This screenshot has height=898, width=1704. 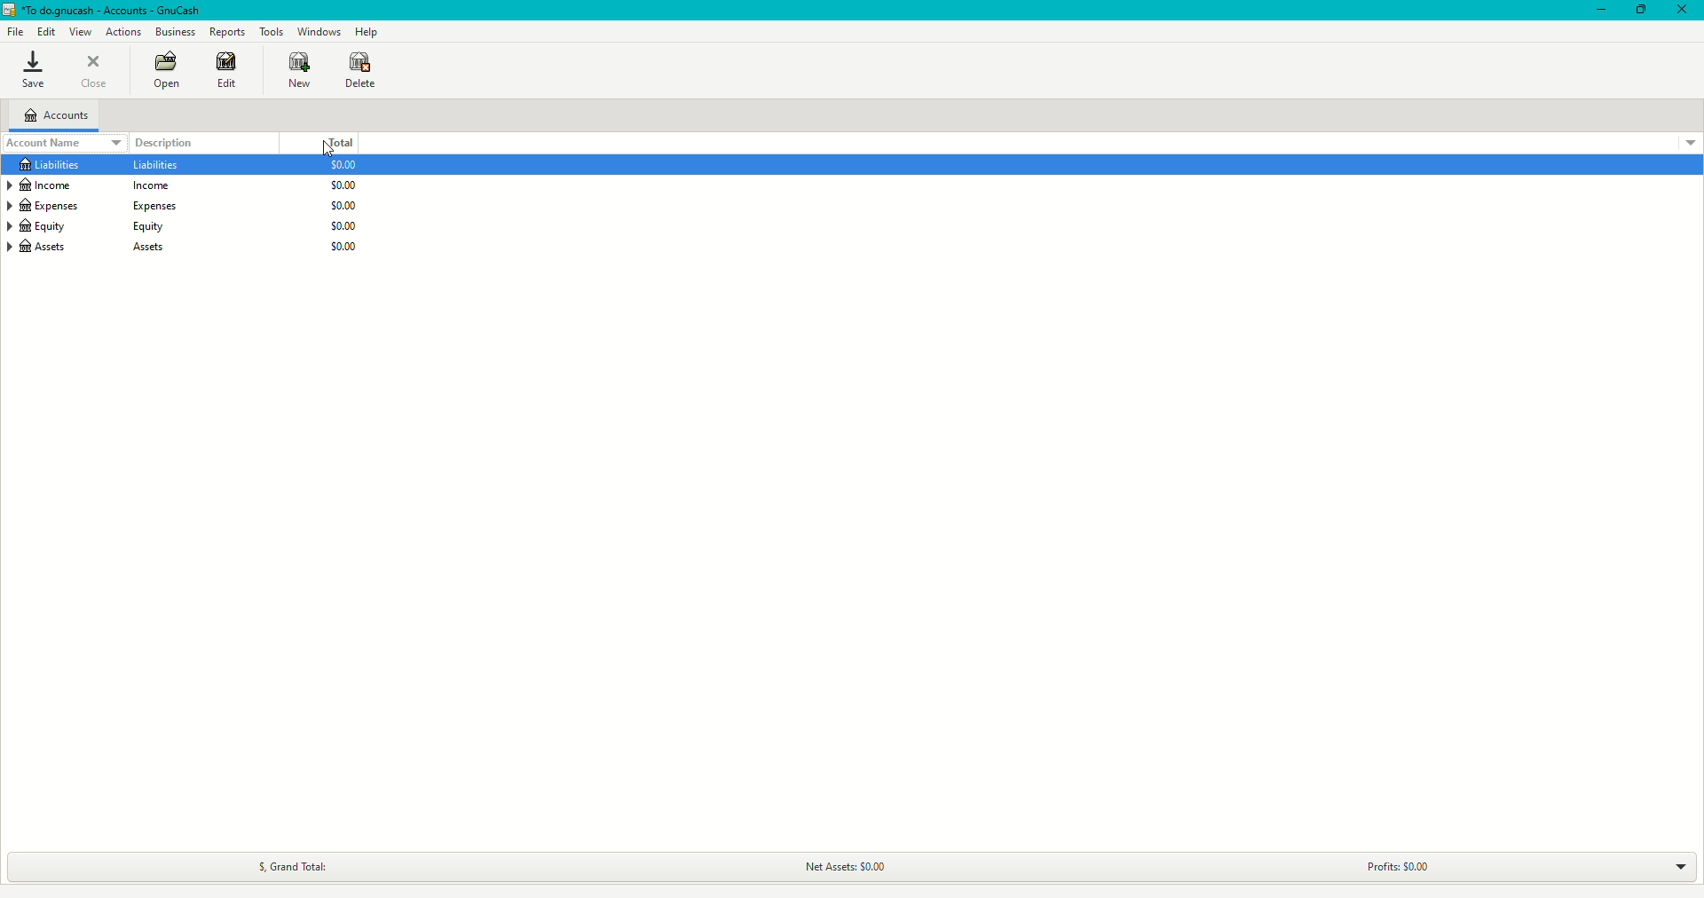 I want to click on Records, so click(x=227, y=32).